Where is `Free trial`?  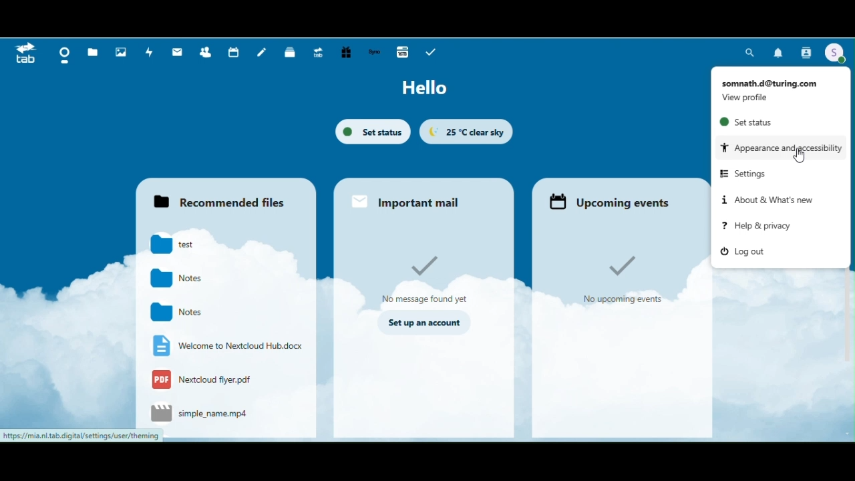
Free trial is located at coordinates (347, 52).